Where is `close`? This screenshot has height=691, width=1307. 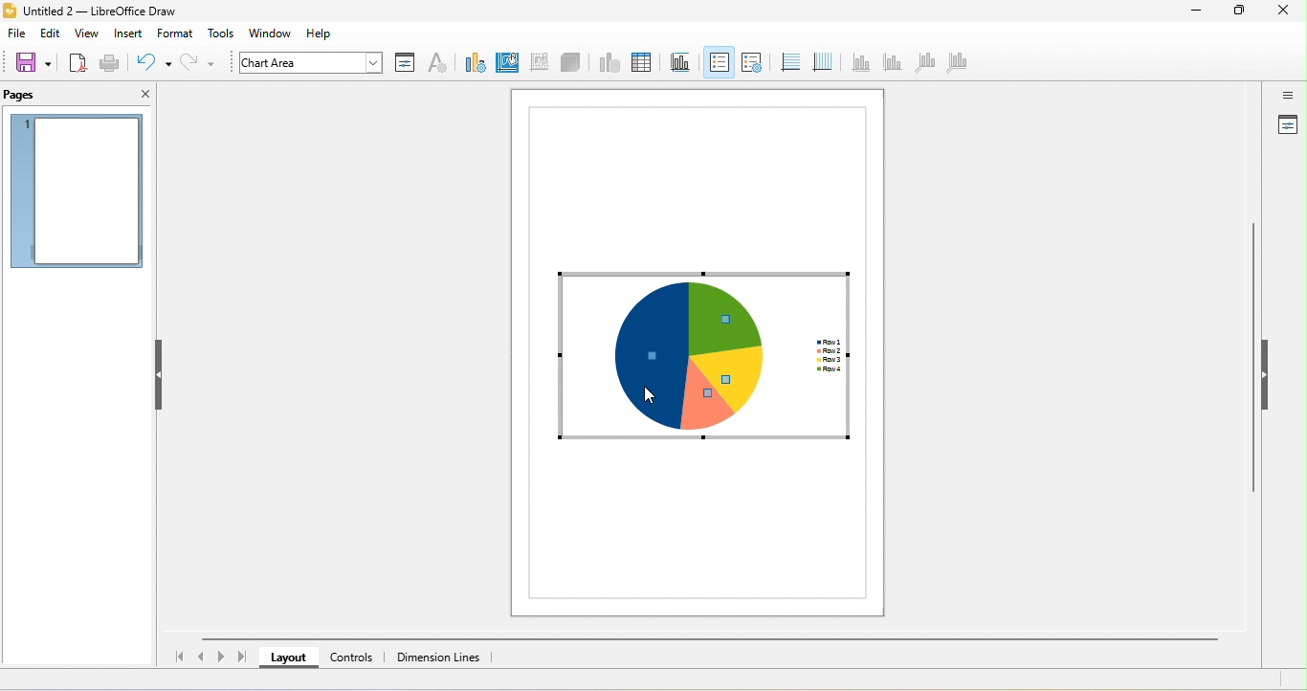
close is located at coordinates (142, 95).